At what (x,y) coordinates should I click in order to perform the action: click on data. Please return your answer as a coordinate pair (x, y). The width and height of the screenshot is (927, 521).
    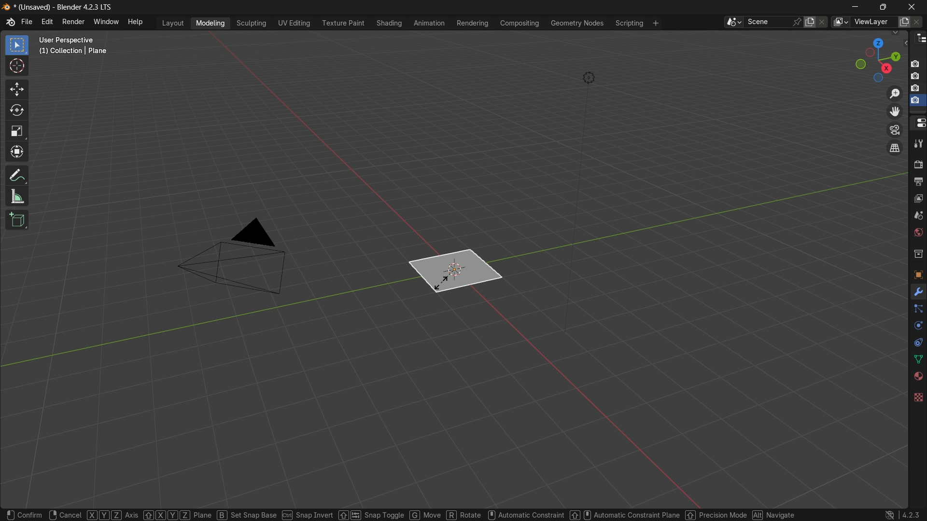
    Looking at the image, I should click on (917, 359).